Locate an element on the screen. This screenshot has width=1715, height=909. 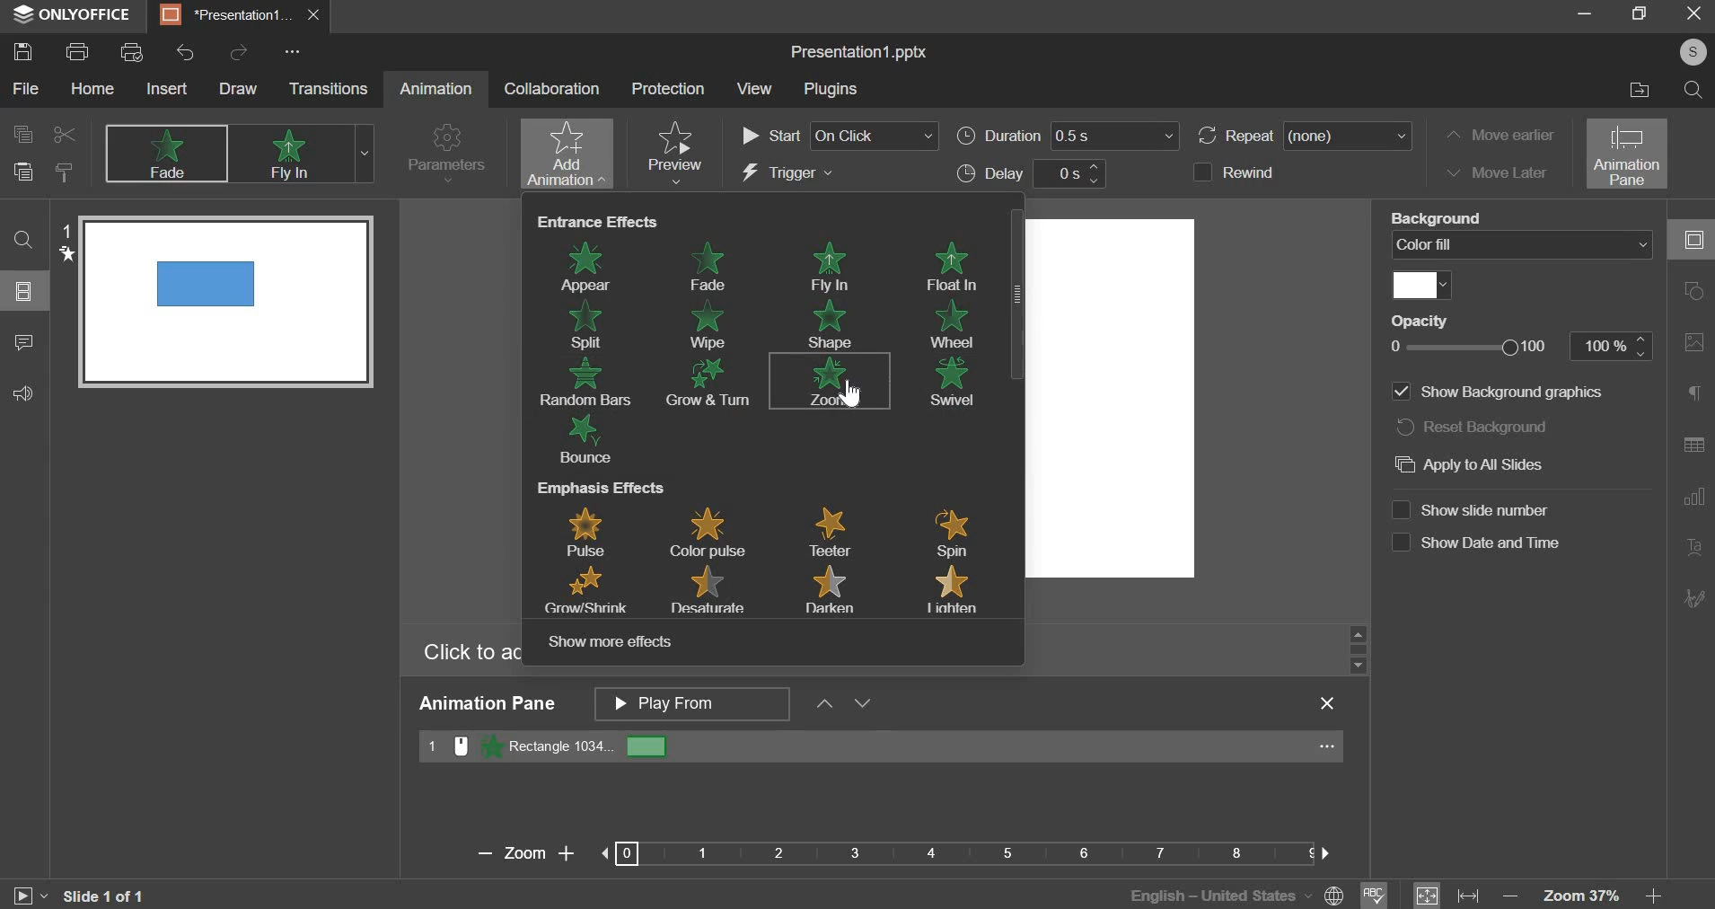
Slide Size is located at coordinates (1697, 393).